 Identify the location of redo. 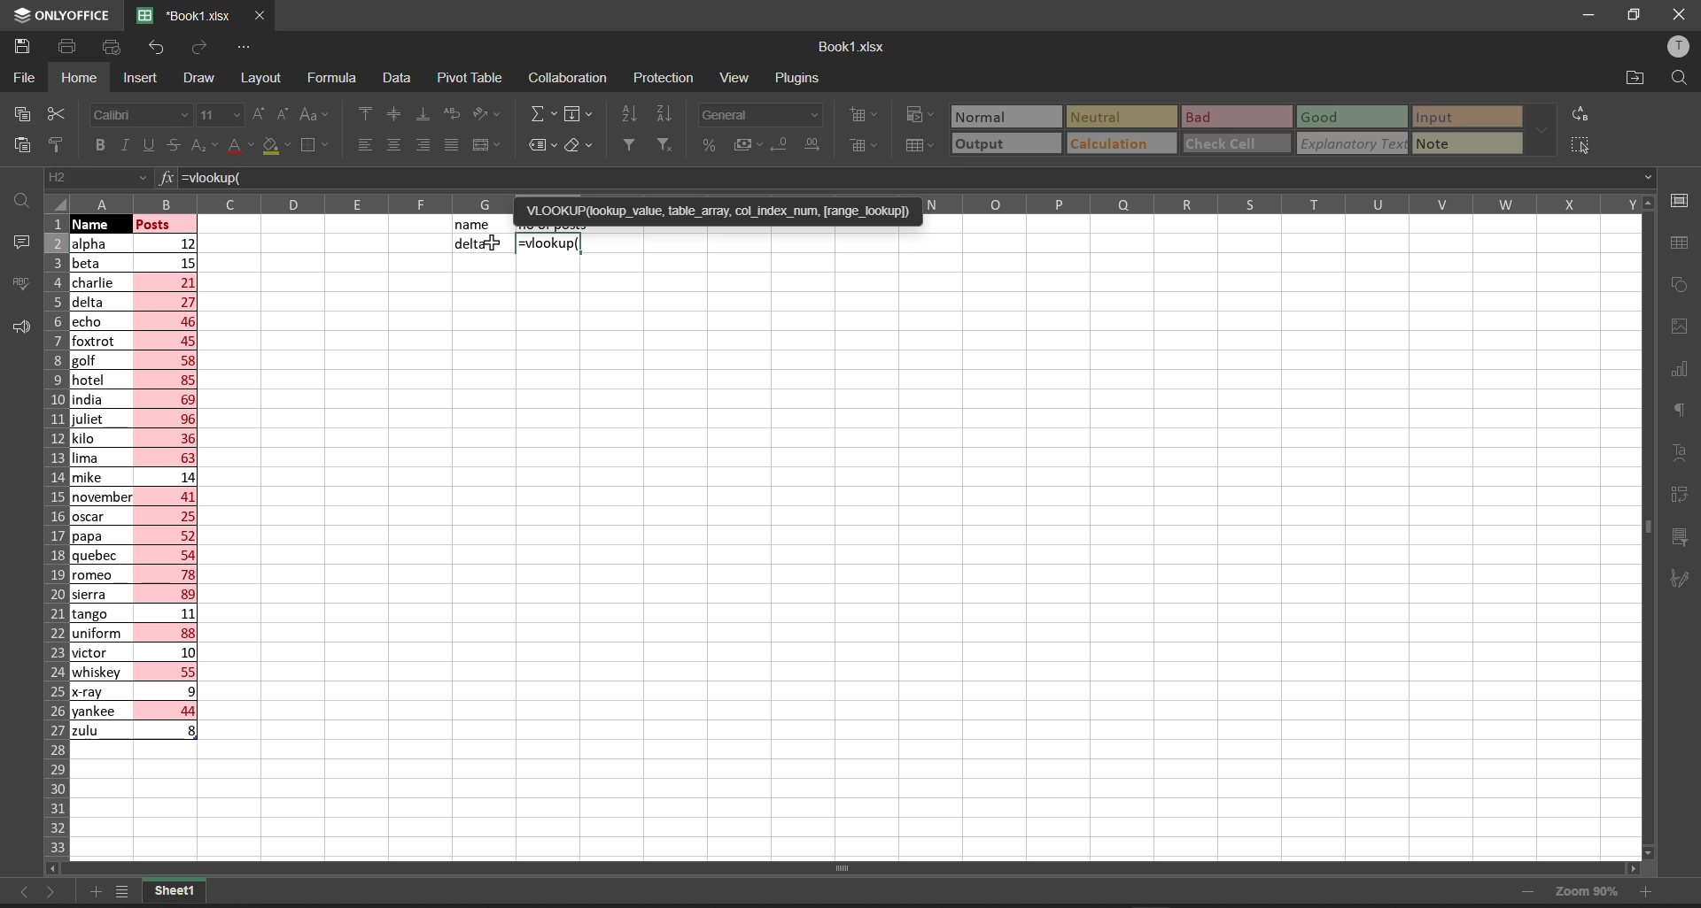
(198, 50).